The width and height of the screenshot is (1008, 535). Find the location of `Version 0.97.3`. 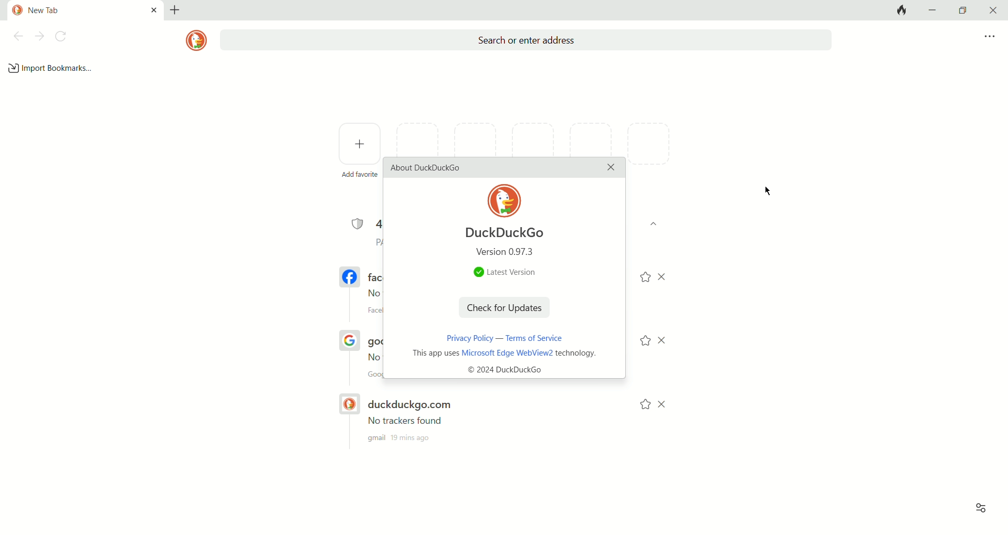

Version 0.97.3 is located at coordinates (510, 253).